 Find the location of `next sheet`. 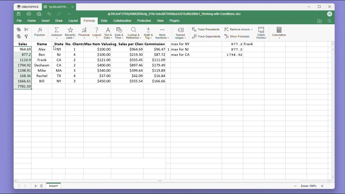

next sheet is located at coordinates (25, 186).